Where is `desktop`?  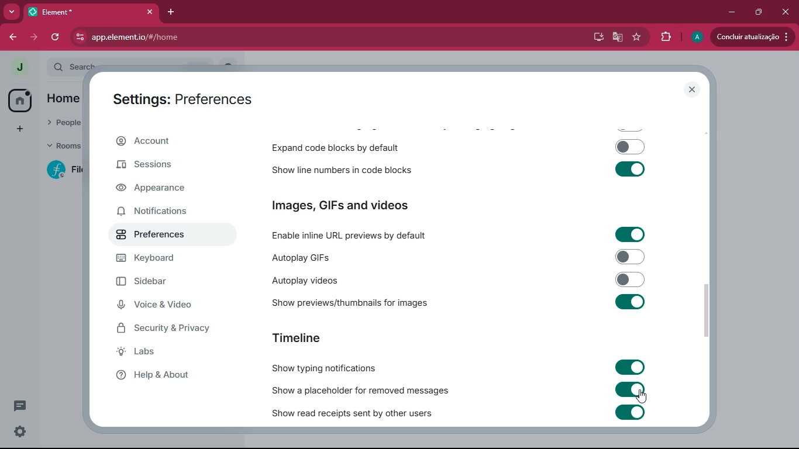
desktop is located at coordinates (596, 37).